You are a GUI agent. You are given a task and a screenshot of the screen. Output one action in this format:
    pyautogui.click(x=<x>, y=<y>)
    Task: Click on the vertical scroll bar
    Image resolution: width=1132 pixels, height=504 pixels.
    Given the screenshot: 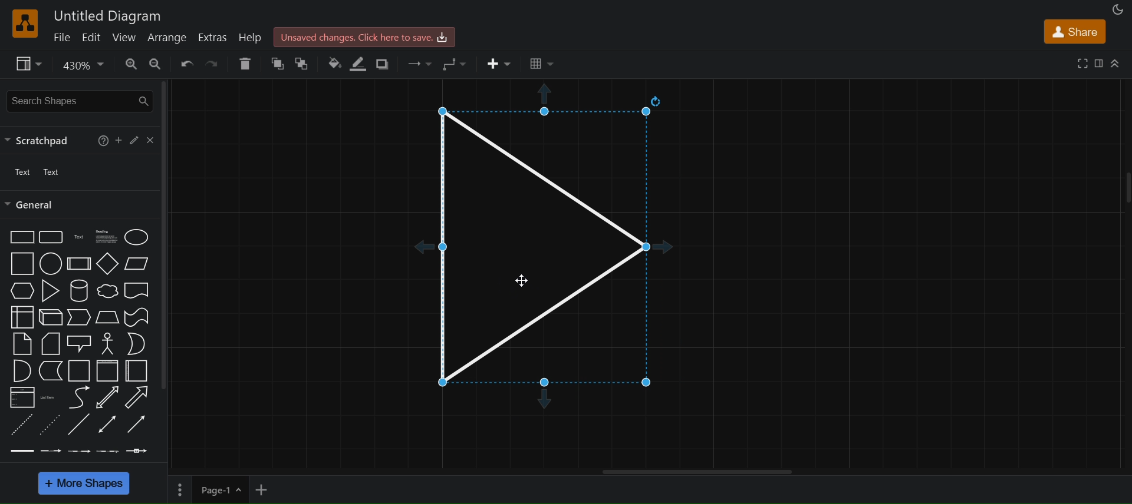 What is the action you would take?
    pyautogui.click(x=164, y=235)
    